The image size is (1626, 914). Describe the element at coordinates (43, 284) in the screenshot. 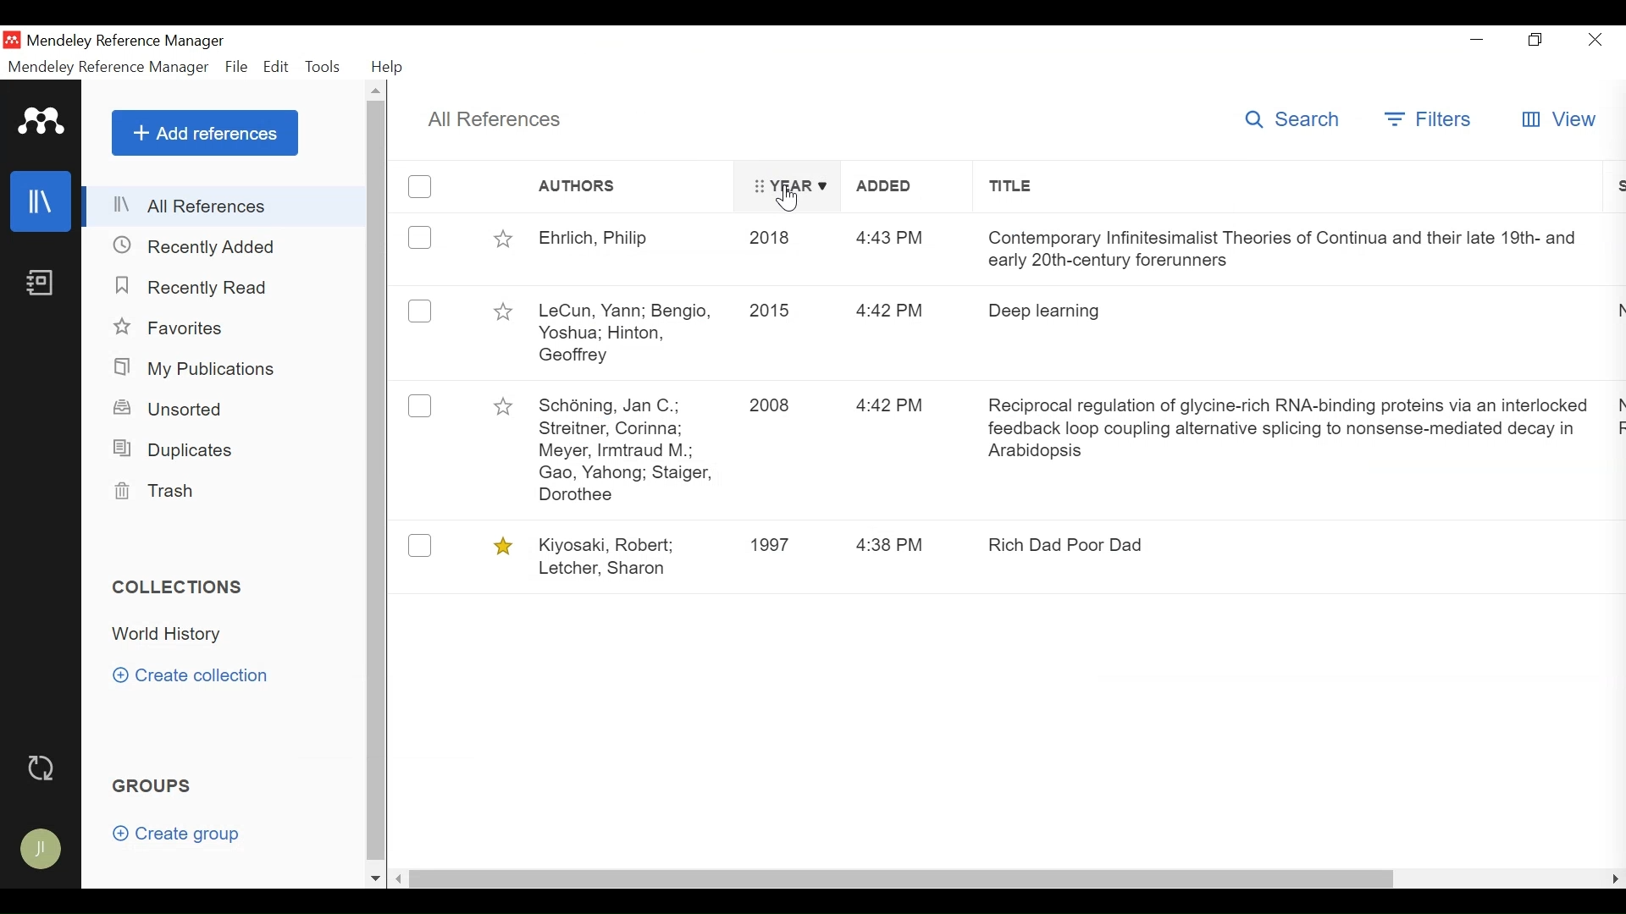

I see `Notebook` at that location.